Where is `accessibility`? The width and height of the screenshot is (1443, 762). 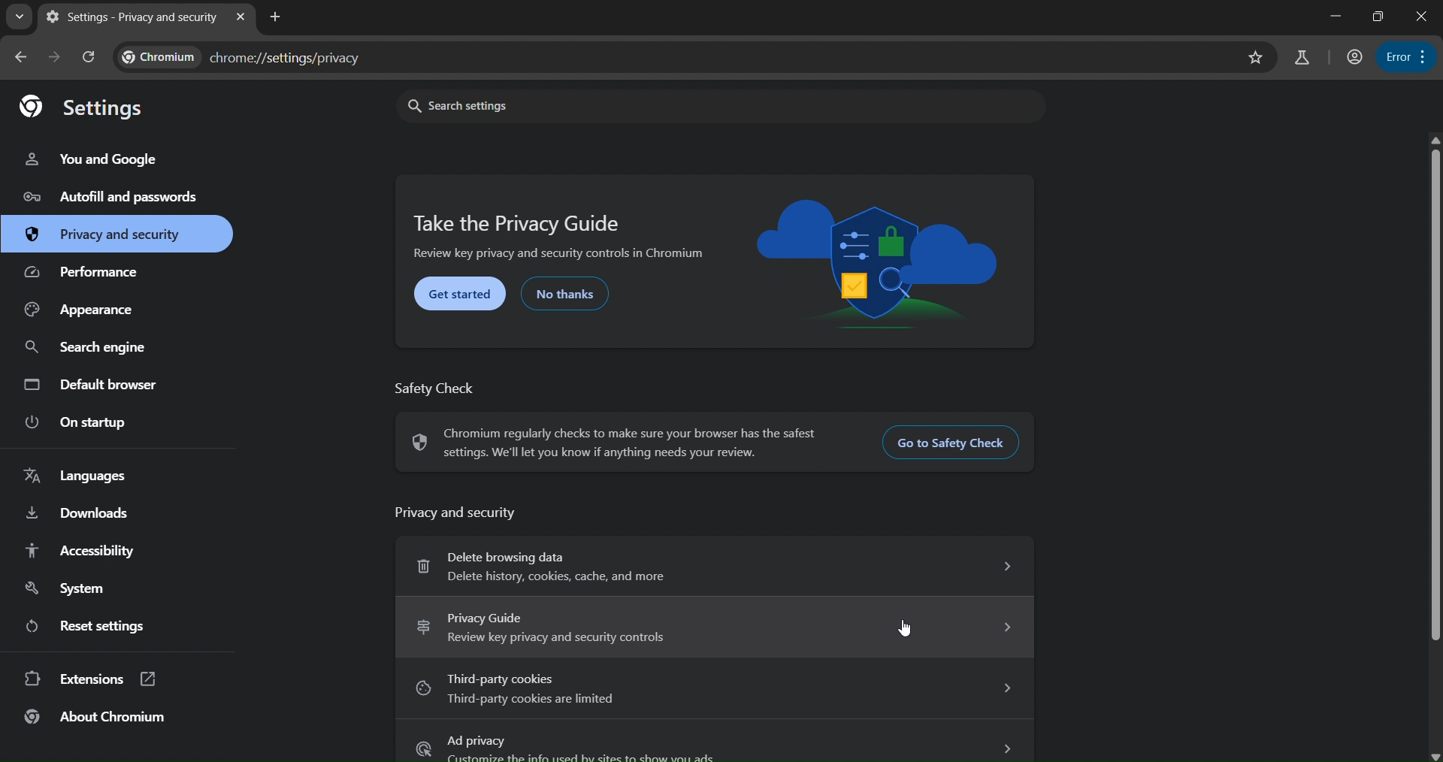
accessibility is located at coordinates (83, 549).